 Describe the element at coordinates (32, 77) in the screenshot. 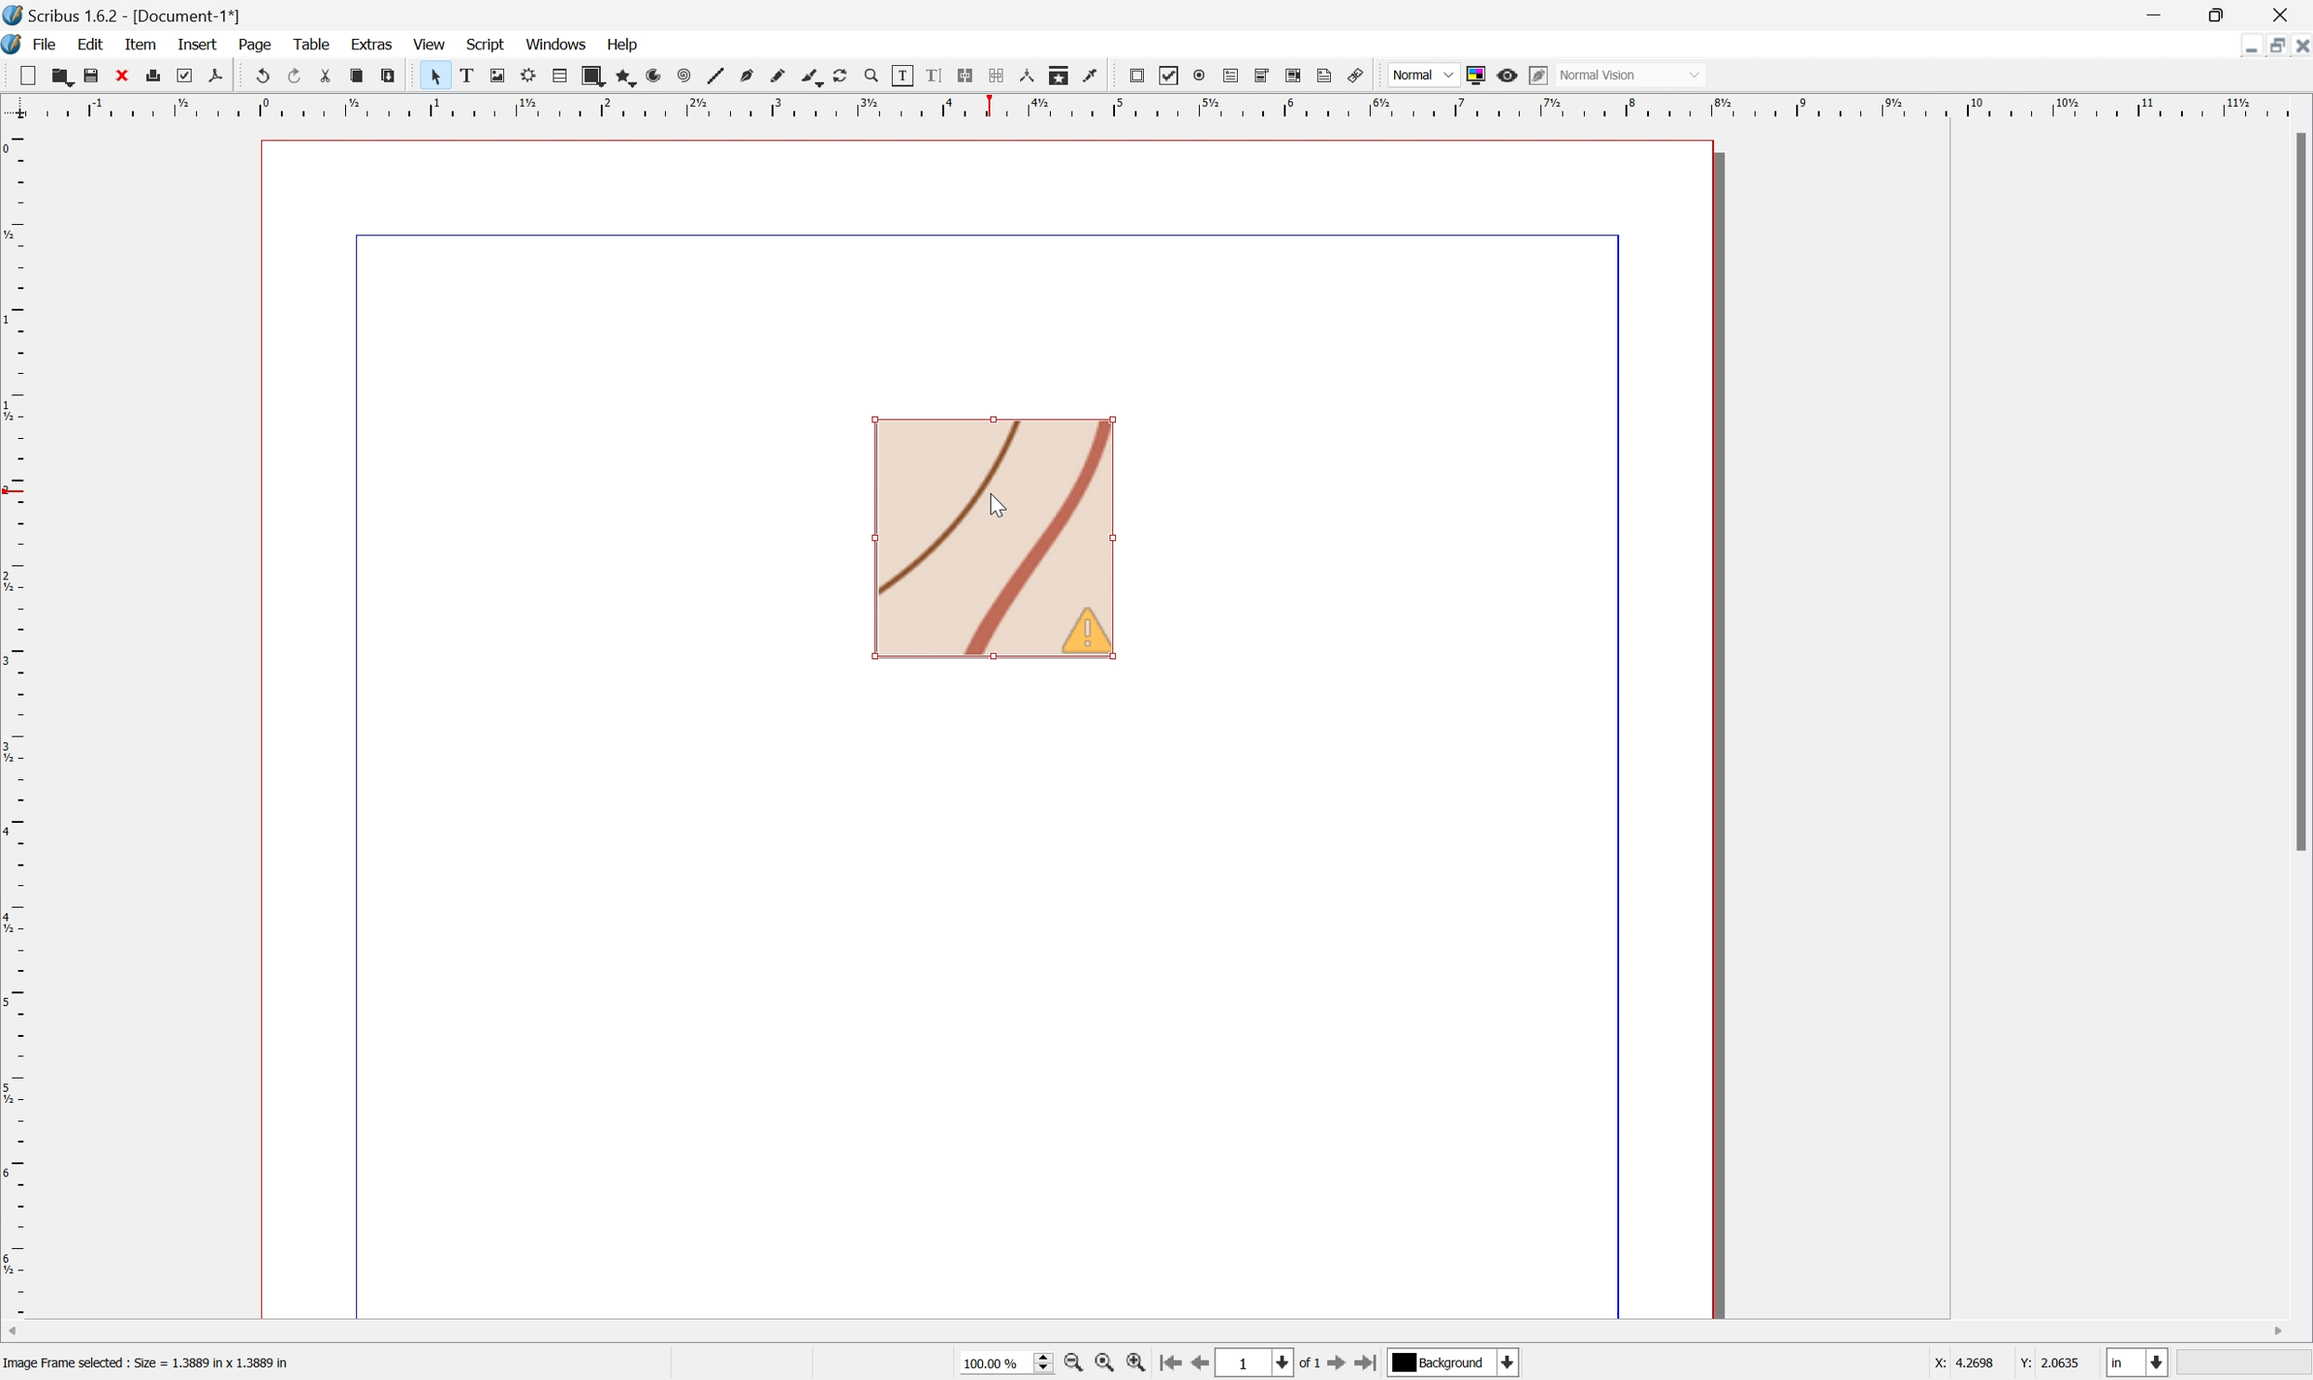

I see `New` at that location.